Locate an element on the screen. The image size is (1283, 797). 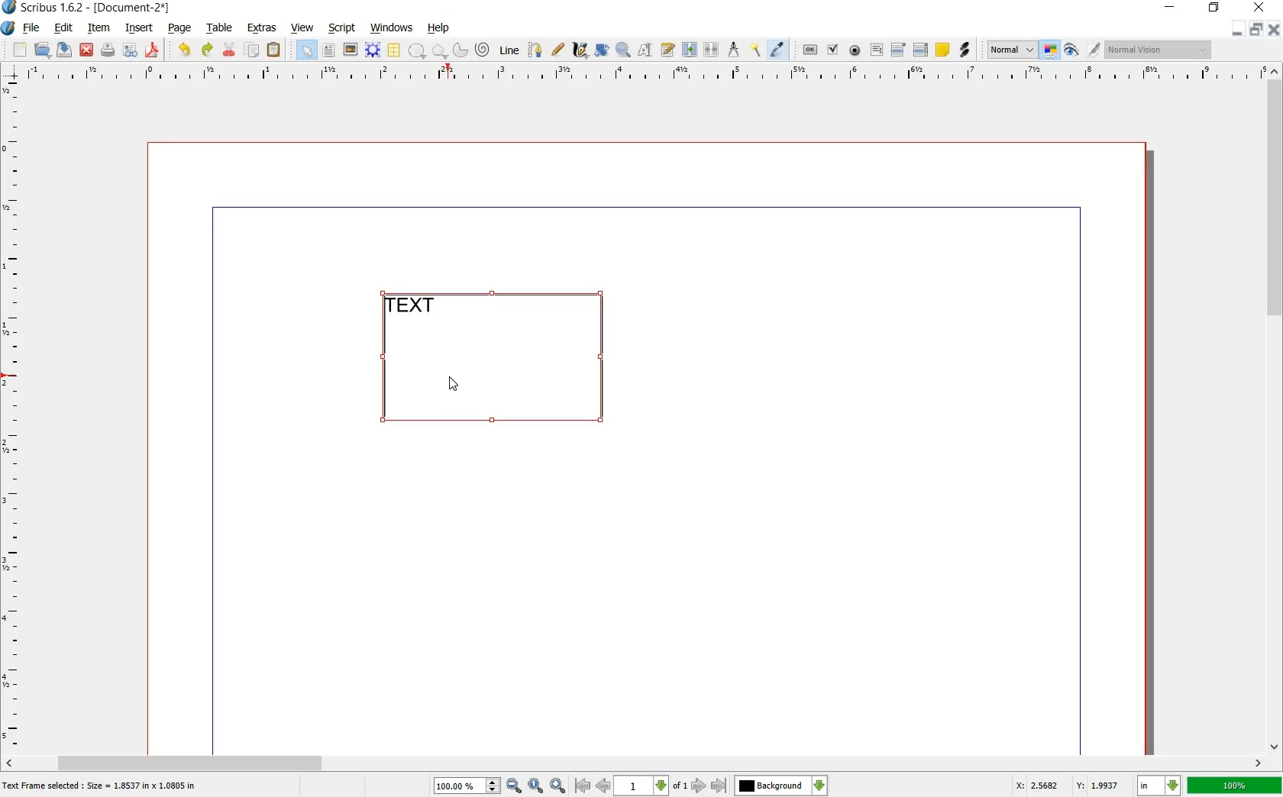
save as pdf is located at coordinates (152, 50).